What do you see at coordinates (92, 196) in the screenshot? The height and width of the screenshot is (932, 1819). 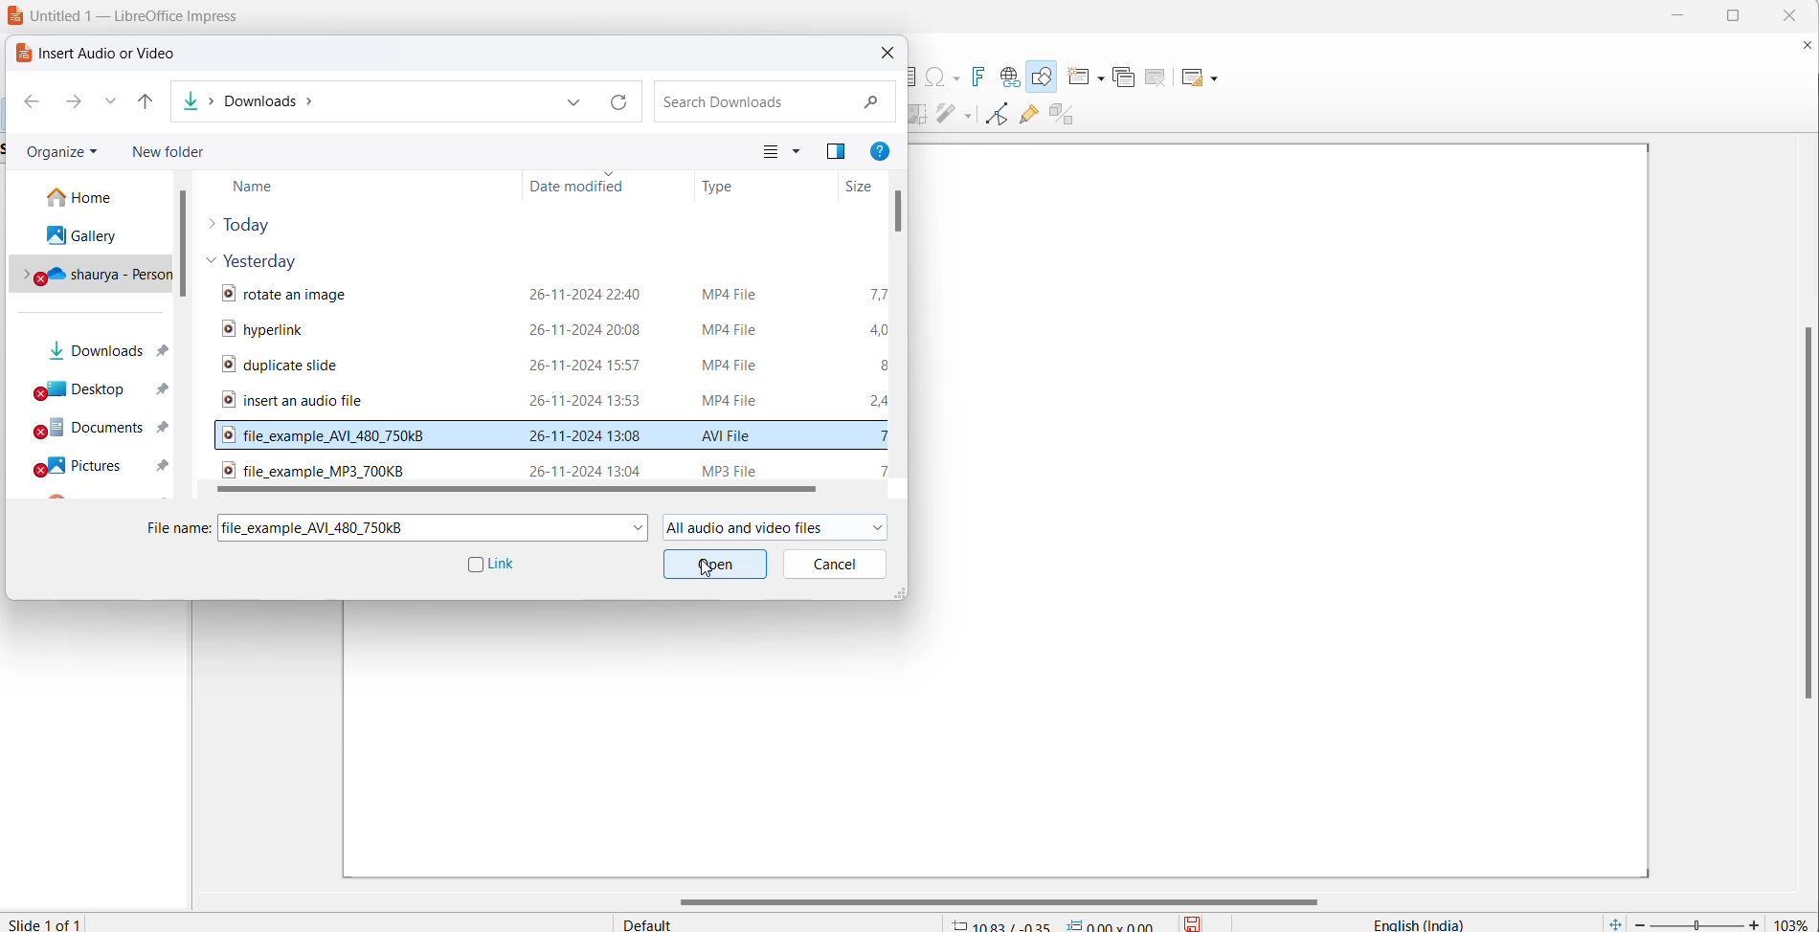 I see `home` at bounding box center [92, 196].